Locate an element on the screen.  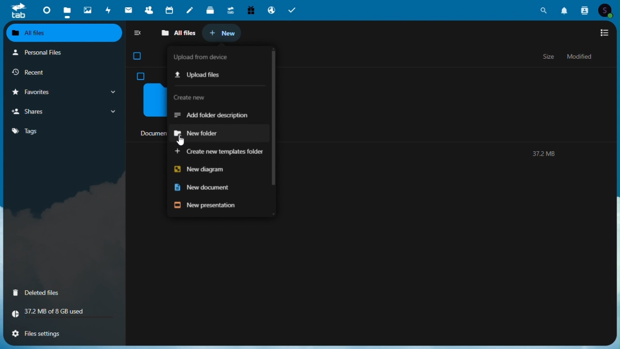
New document is located at coordinates (205, 188).